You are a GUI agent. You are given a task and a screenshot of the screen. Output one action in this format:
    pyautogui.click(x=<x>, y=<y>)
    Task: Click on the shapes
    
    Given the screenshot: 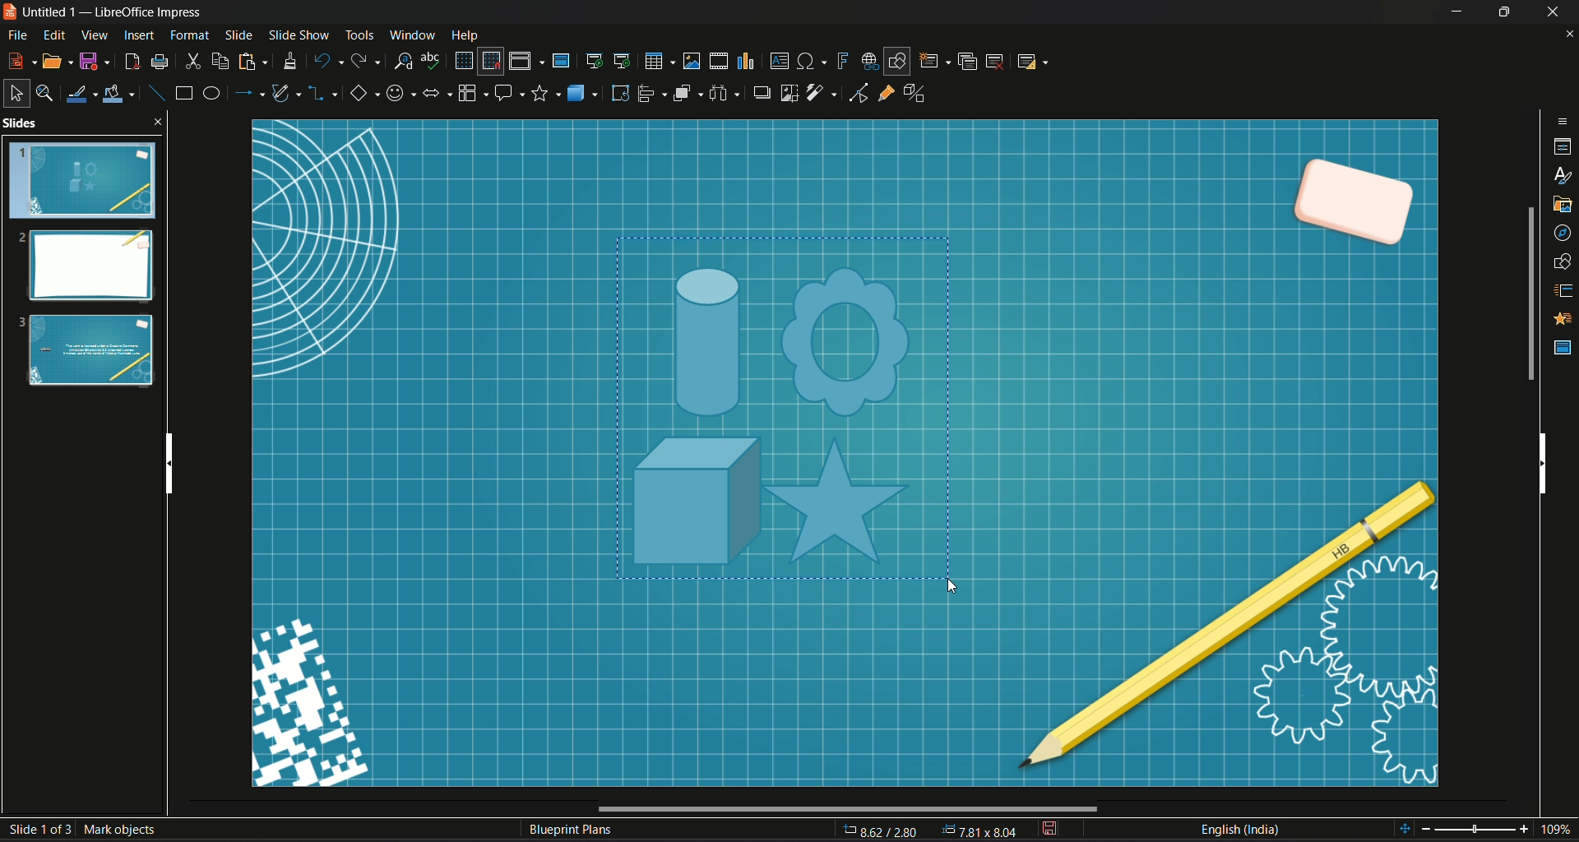 What is the action you would take?
    pyautogui.click(x=1563, y=262)
    